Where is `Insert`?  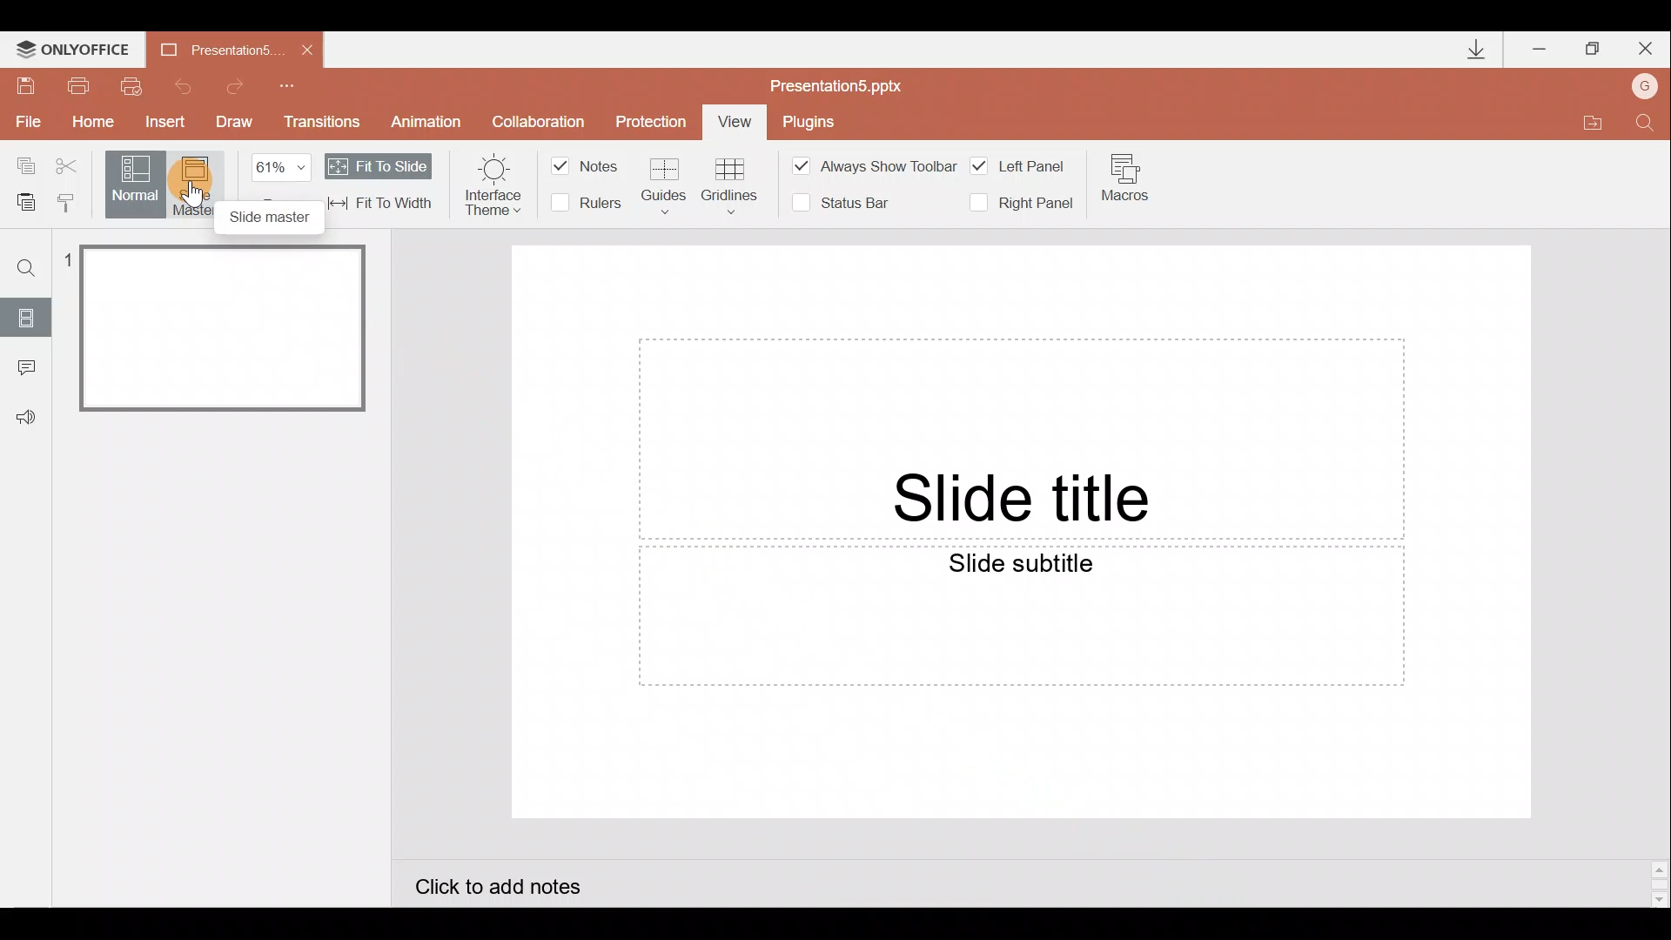
Insert is located at coordinates (166, 124).